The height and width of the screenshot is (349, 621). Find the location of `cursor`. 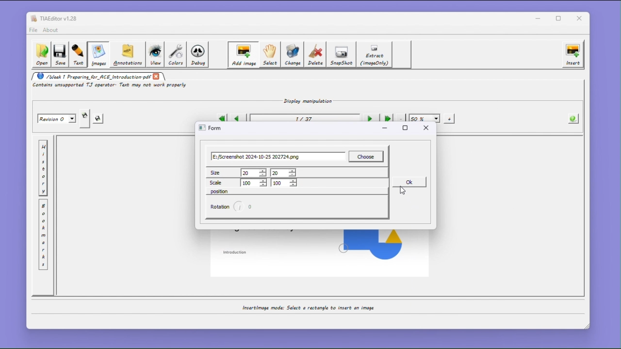

cursor is located at coordinates (403, 191).